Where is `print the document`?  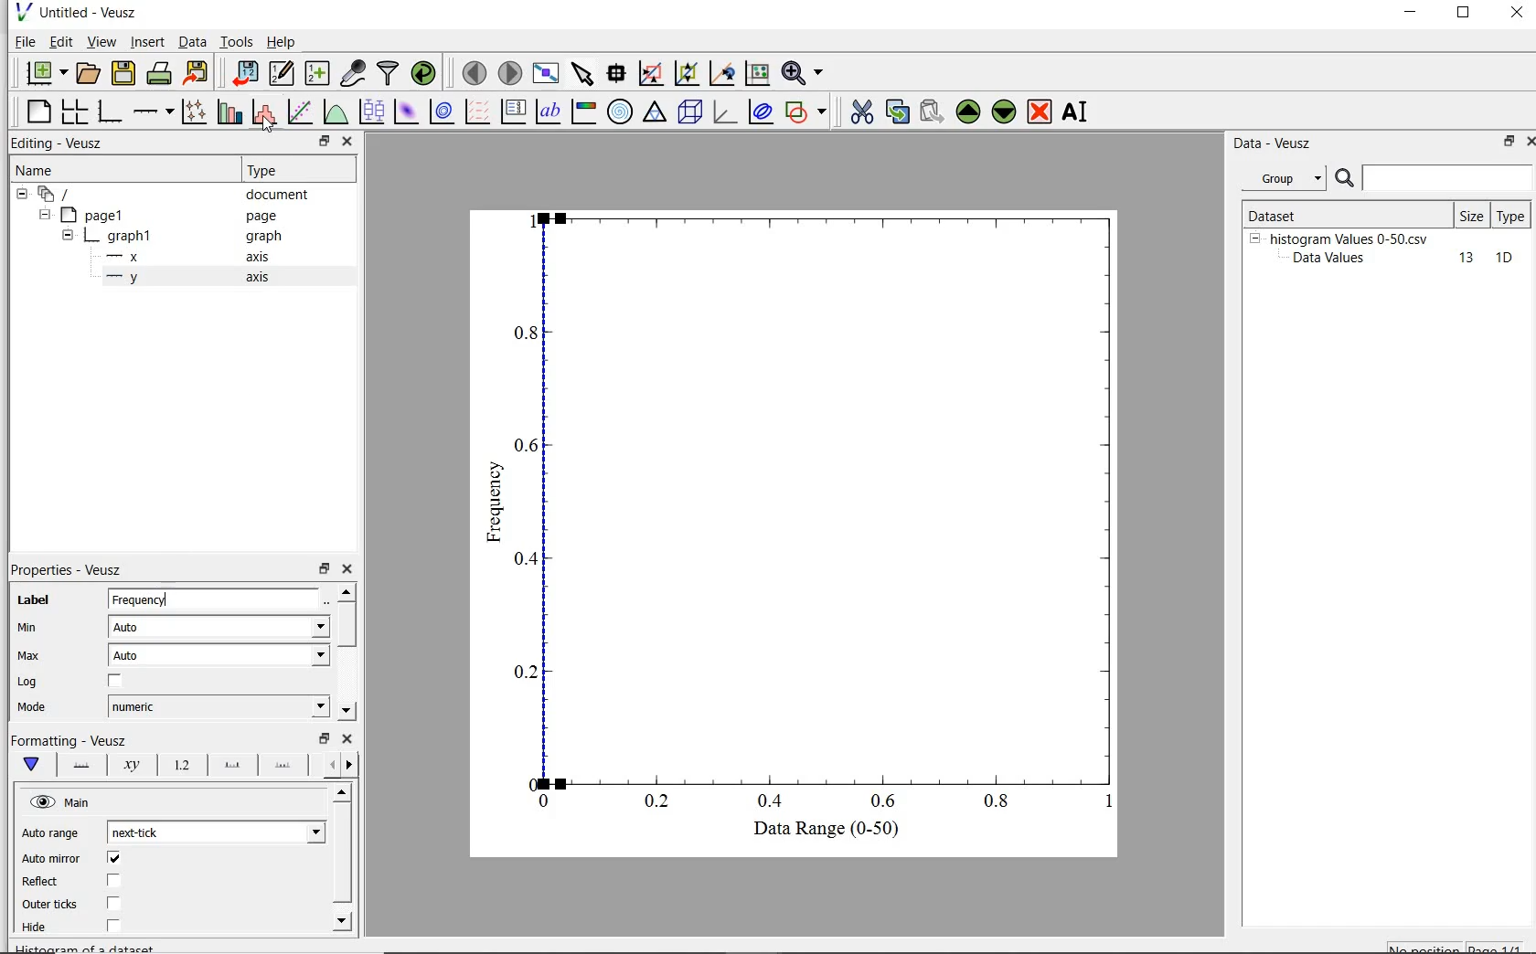 print the document is located at coordinates (160, 71).